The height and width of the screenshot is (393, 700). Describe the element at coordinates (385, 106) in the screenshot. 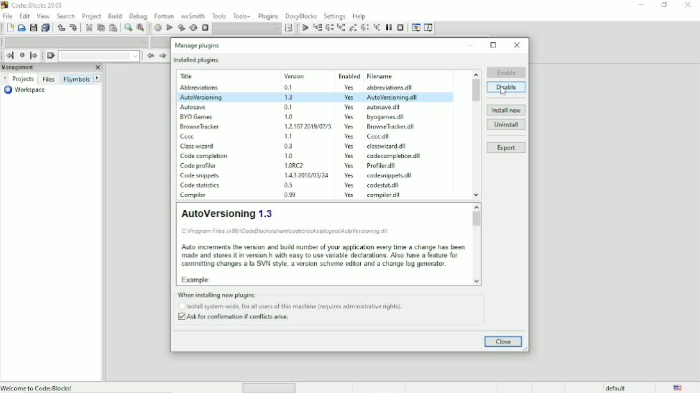

I see `autosave.dll` at that location.